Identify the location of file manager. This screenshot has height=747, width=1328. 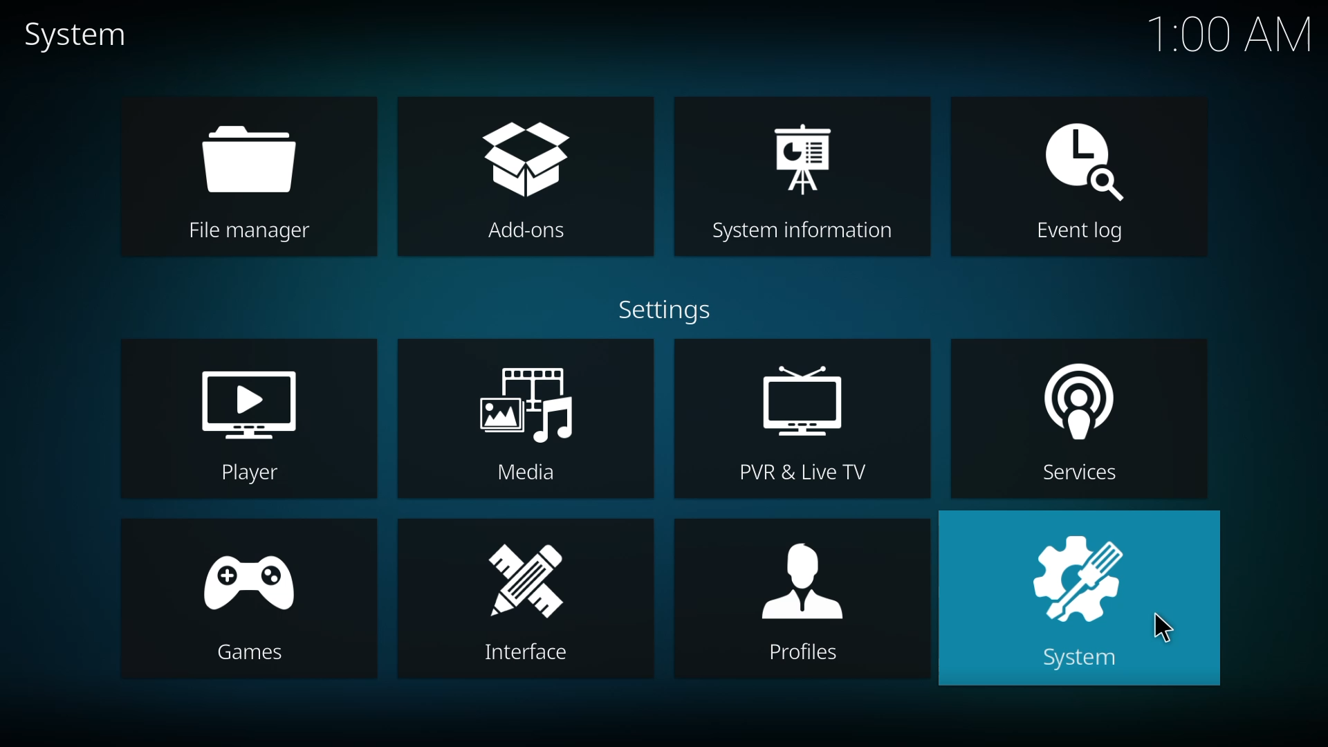
(250, 181).